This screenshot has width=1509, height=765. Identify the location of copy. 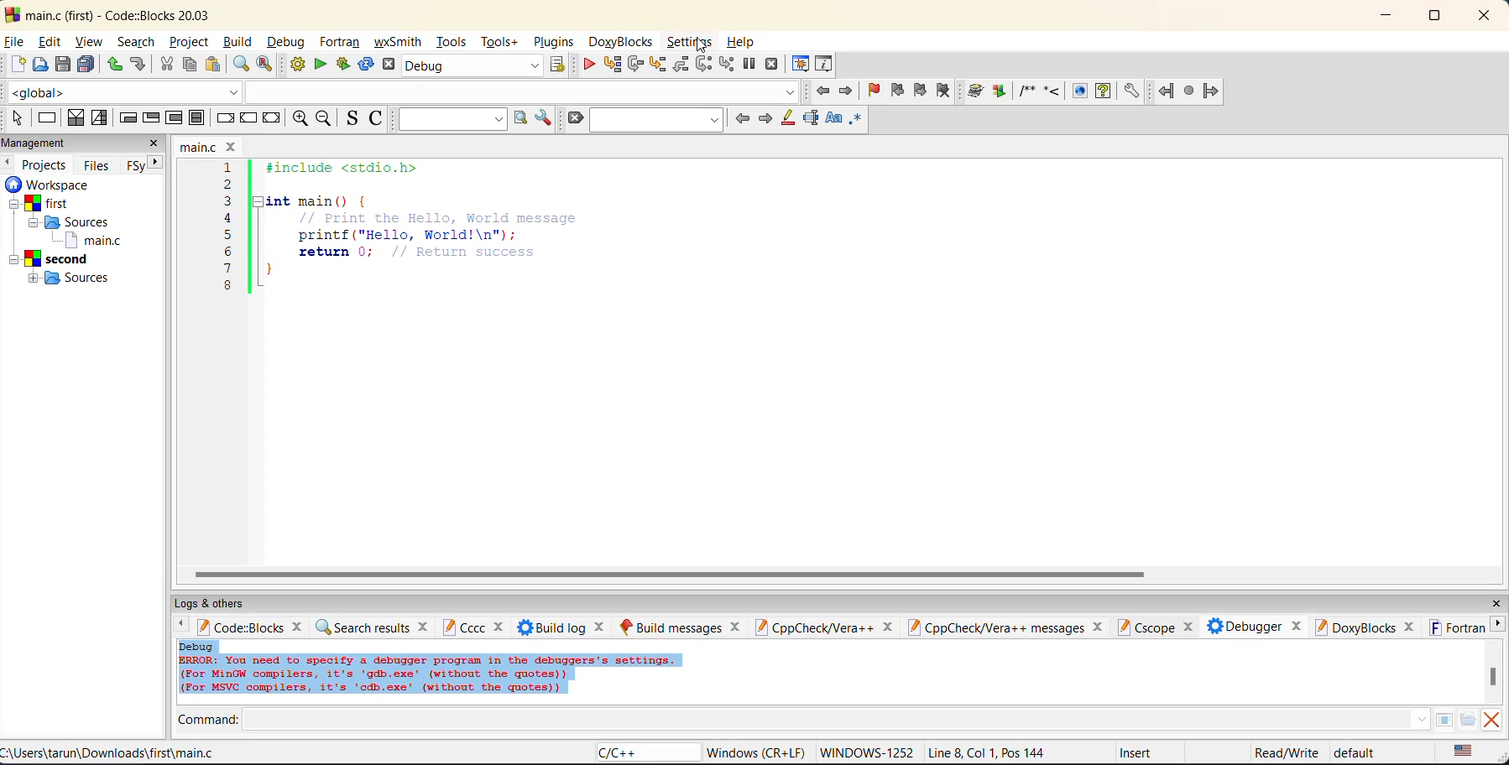
(191, 65).